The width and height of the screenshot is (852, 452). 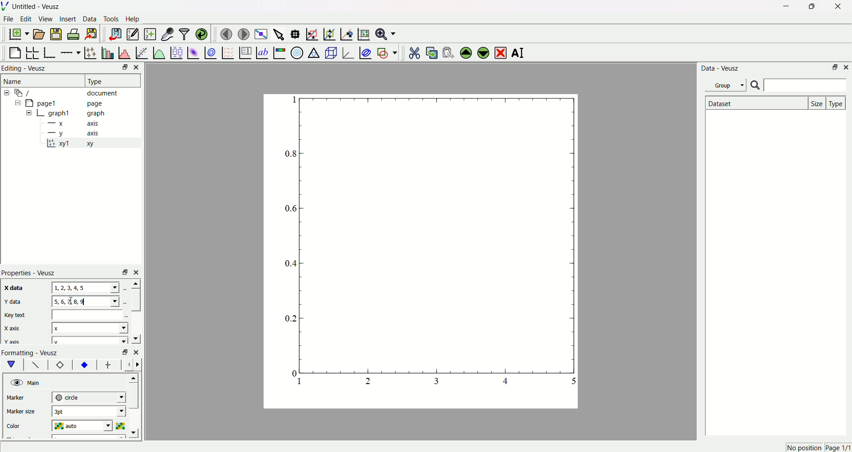 I want to click on move down, so click(x=136, y=433).